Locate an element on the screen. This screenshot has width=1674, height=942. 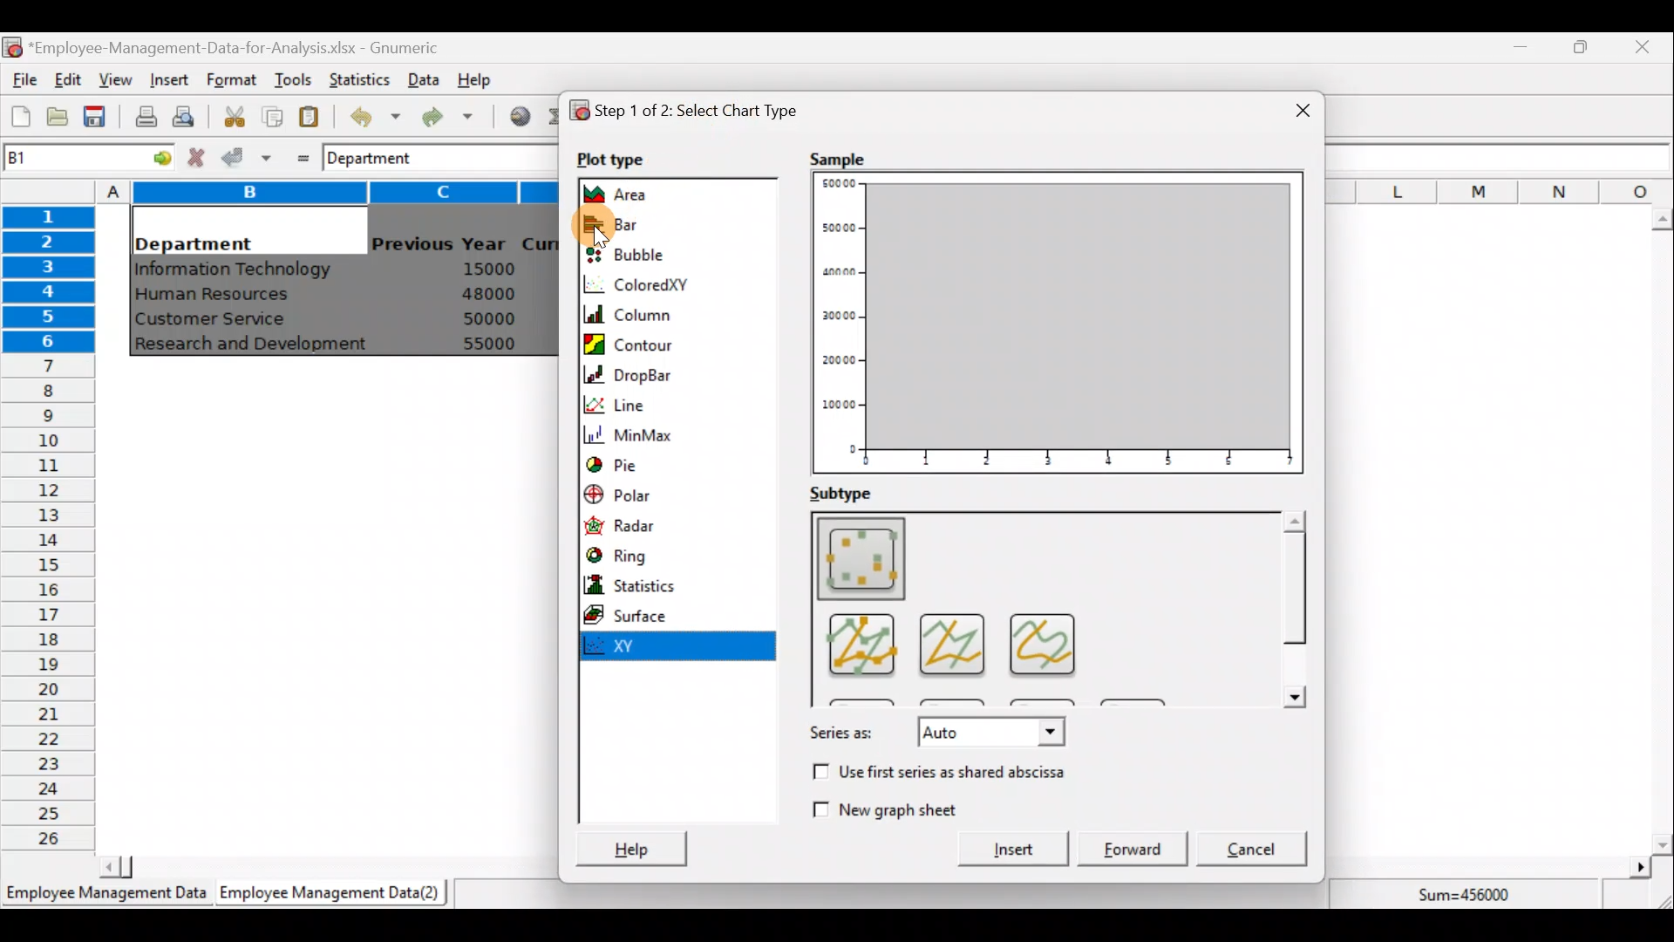
Bubble is located at coordinates (648, 256).